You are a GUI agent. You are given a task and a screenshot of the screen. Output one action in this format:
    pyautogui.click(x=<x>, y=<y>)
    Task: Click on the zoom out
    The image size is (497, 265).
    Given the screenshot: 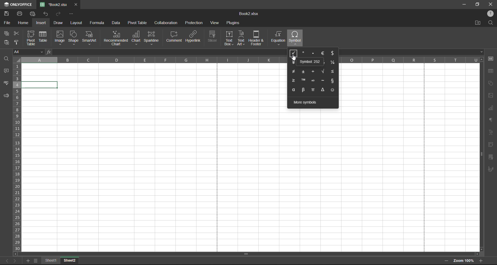 What is the action you would take?
    pyautogui.click(x=444, y=261)
    